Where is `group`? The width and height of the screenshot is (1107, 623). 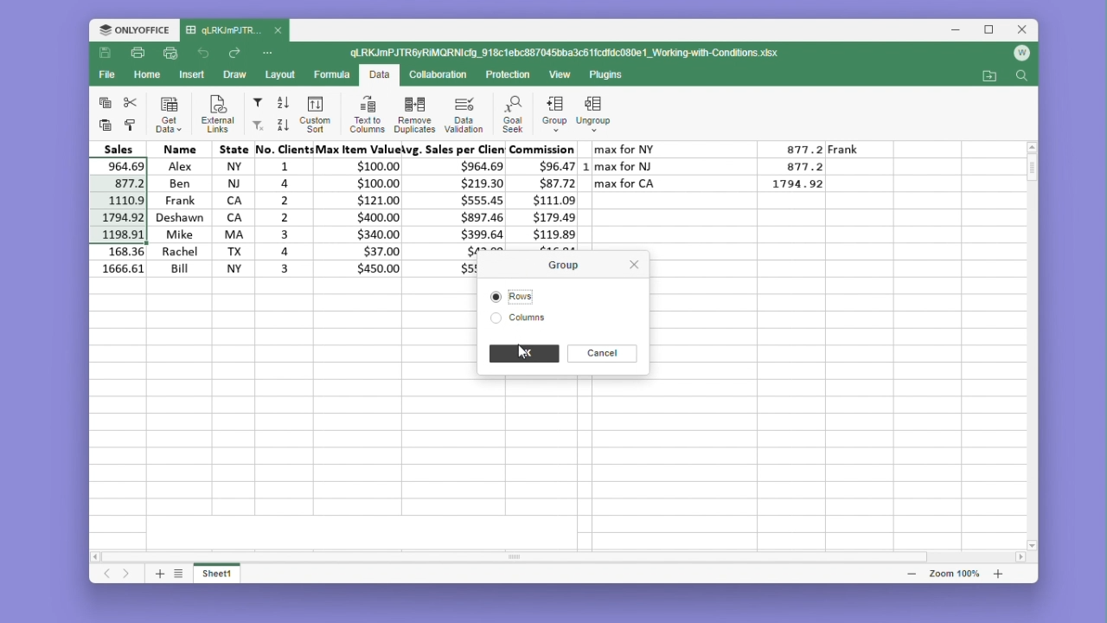 group is located at coordinates (569, 265).